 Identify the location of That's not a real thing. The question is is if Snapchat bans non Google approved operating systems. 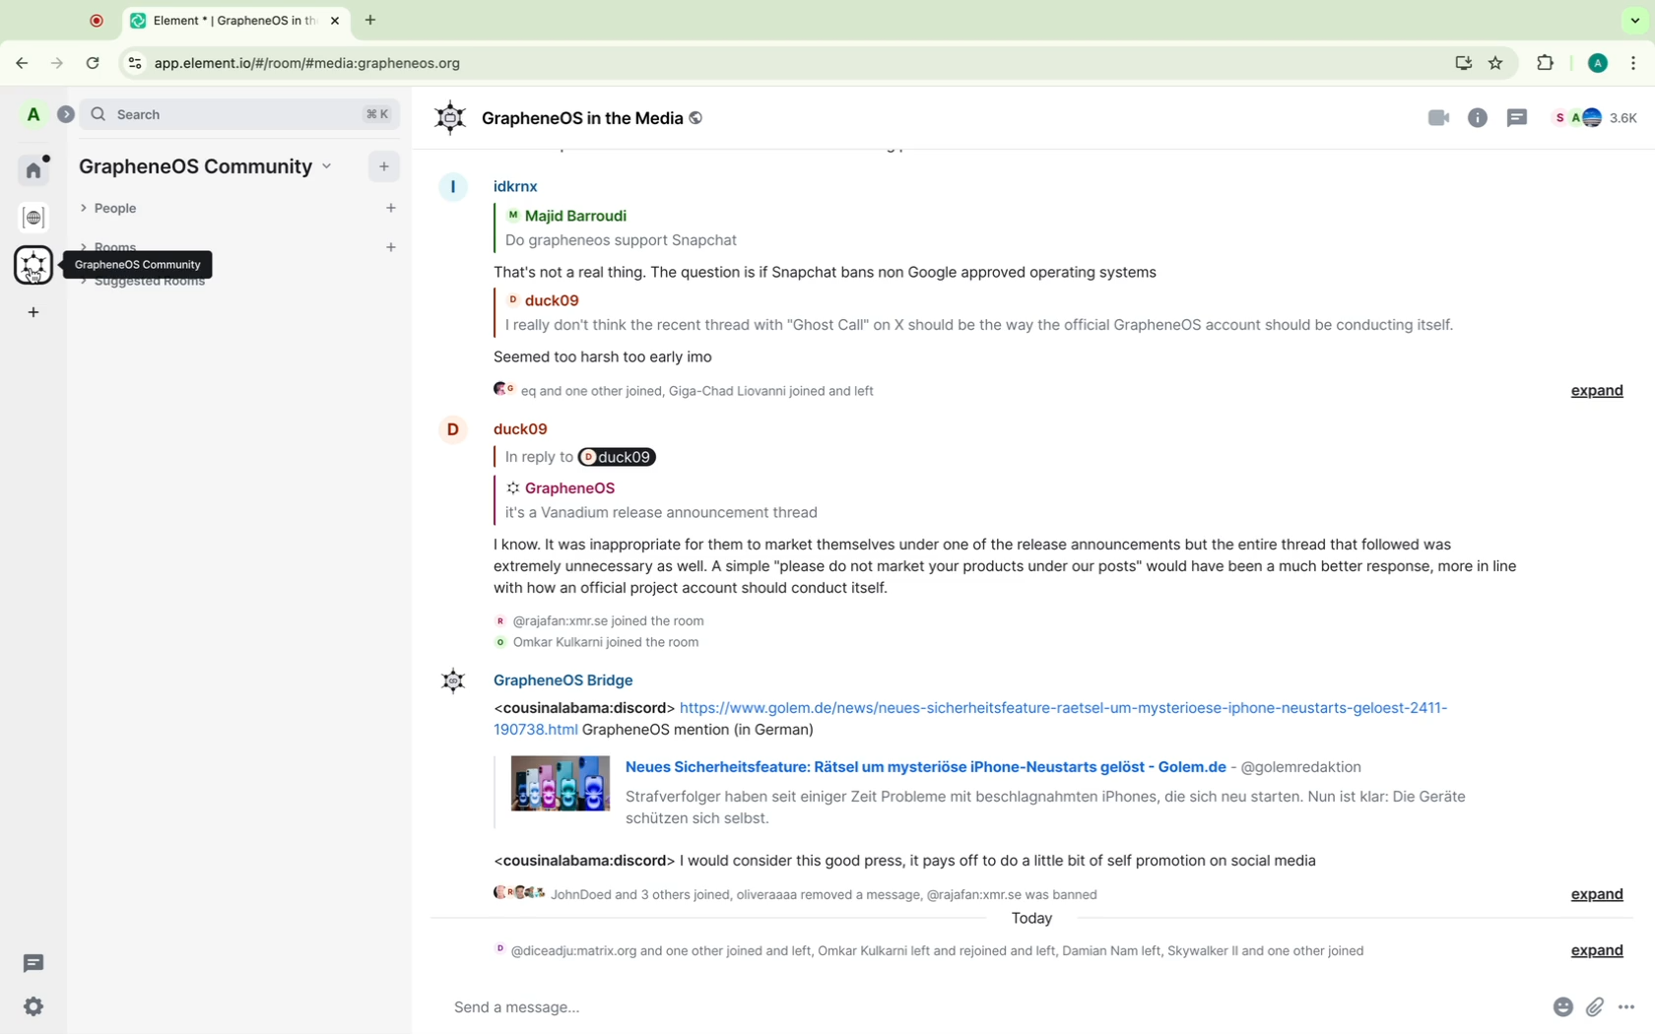
(836, 272).